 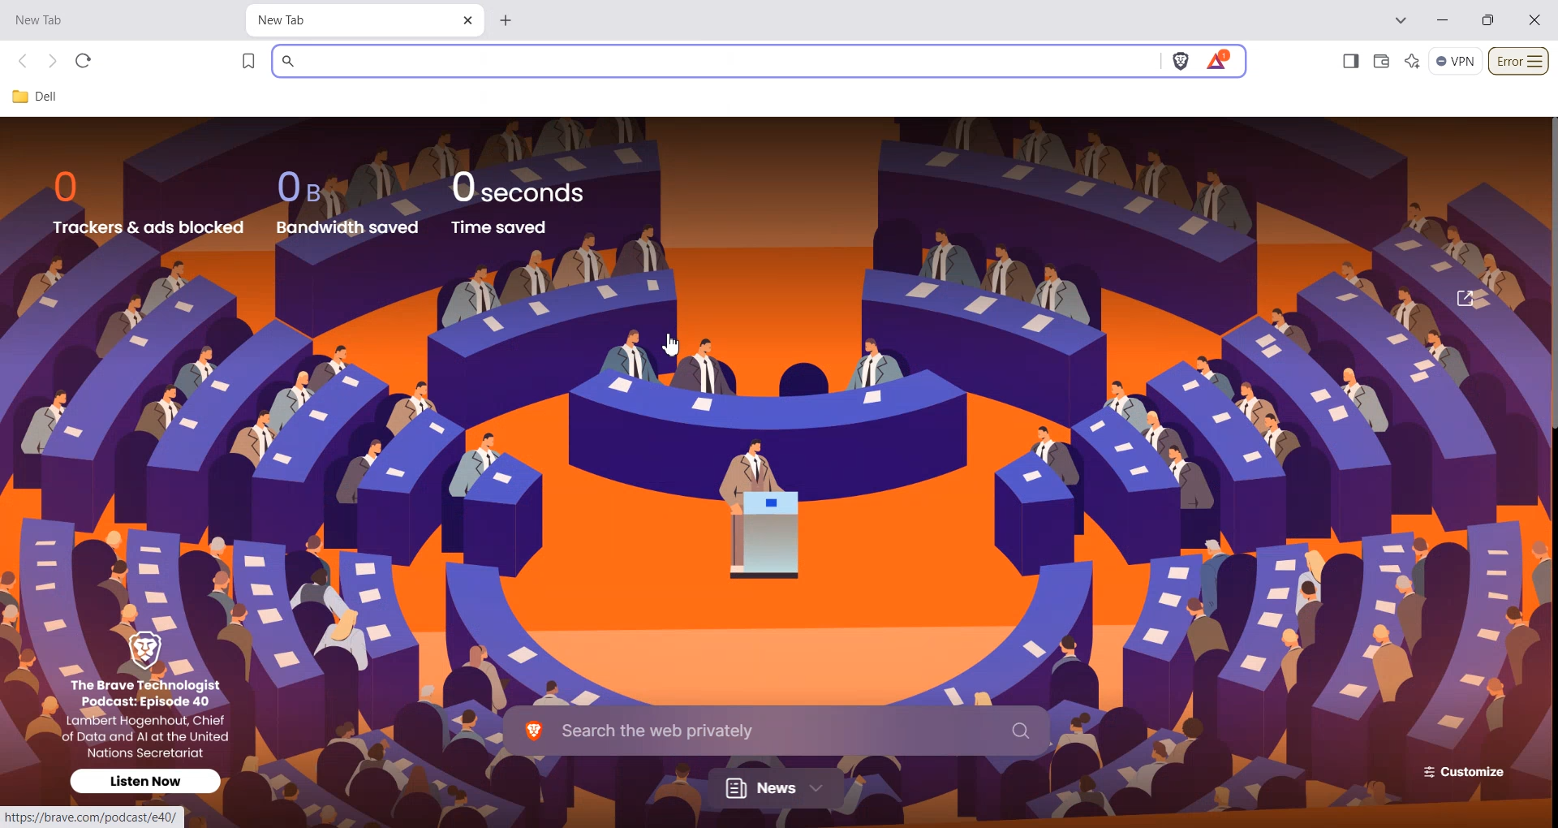 I want to click on Close, so click(x=1535, y=19).